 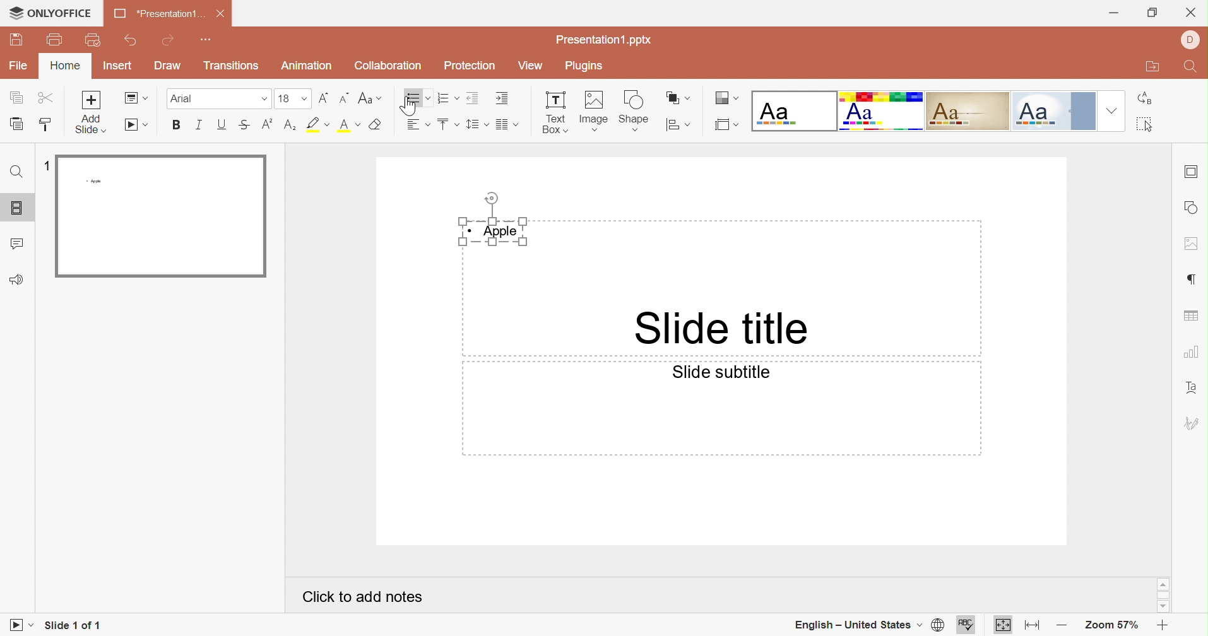 I want to click on Comments, so click(x=18, y=245).